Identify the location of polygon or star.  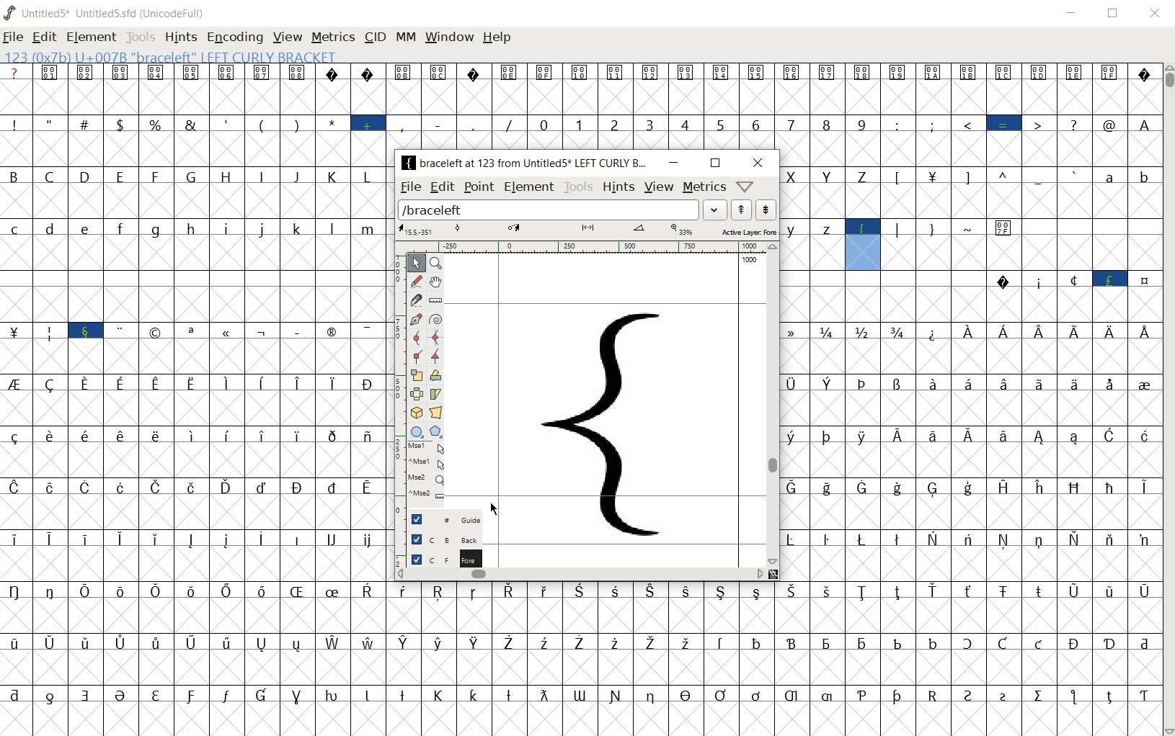
(436, 431).